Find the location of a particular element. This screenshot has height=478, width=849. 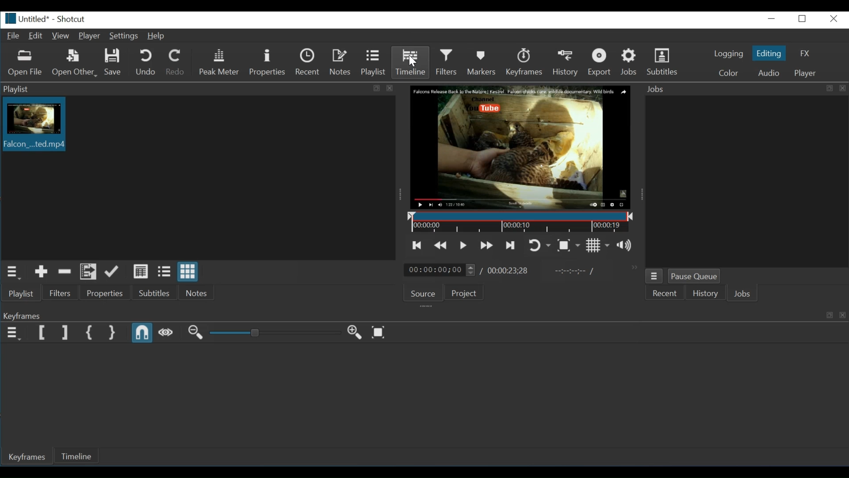

Audio is located at coordinates (768, 73).